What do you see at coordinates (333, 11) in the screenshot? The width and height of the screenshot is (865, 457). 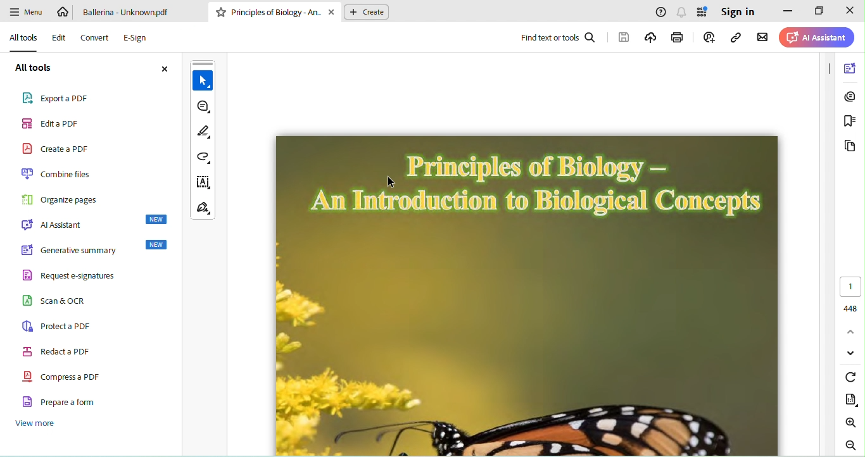 I see `close` at bounding box center [333, 11].